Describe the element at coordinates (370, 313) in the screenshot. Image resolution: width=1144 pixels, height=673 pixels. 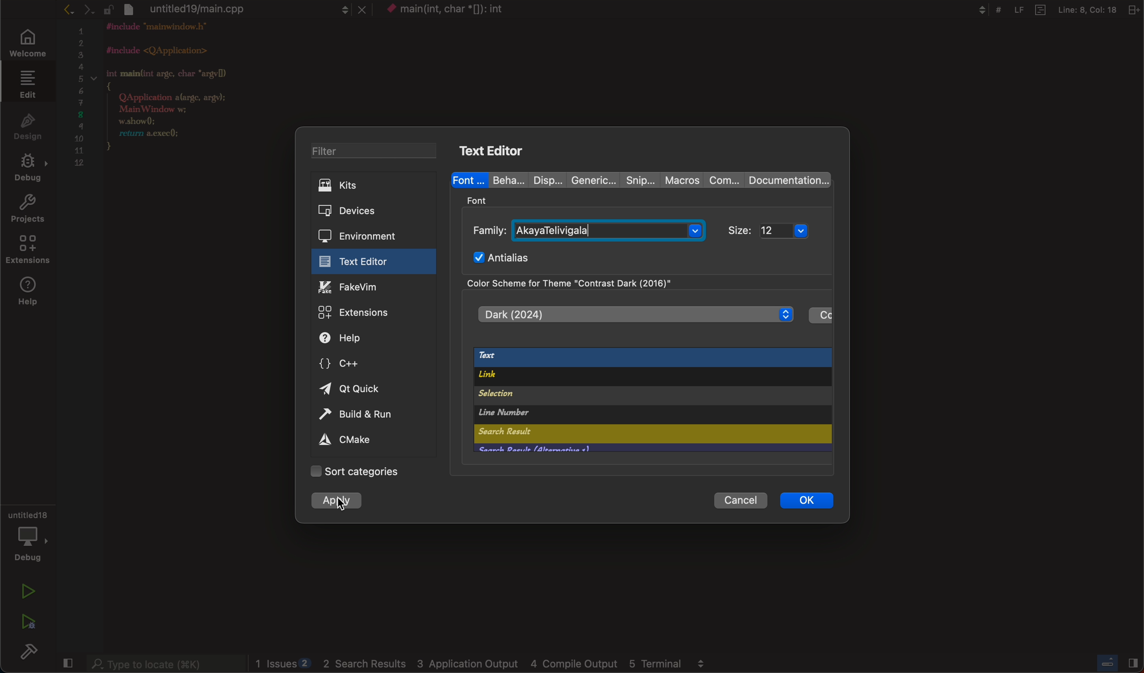
I see `extensions` at that location.